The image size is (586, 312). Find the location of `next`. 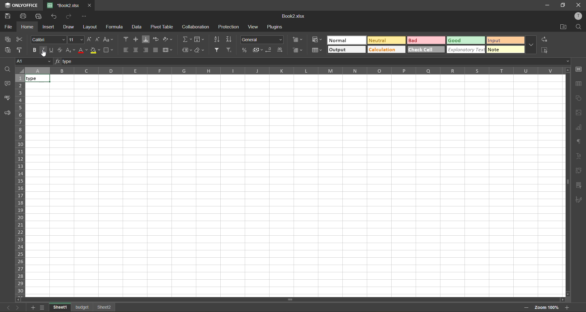

next is located at coordinates (16, 307).